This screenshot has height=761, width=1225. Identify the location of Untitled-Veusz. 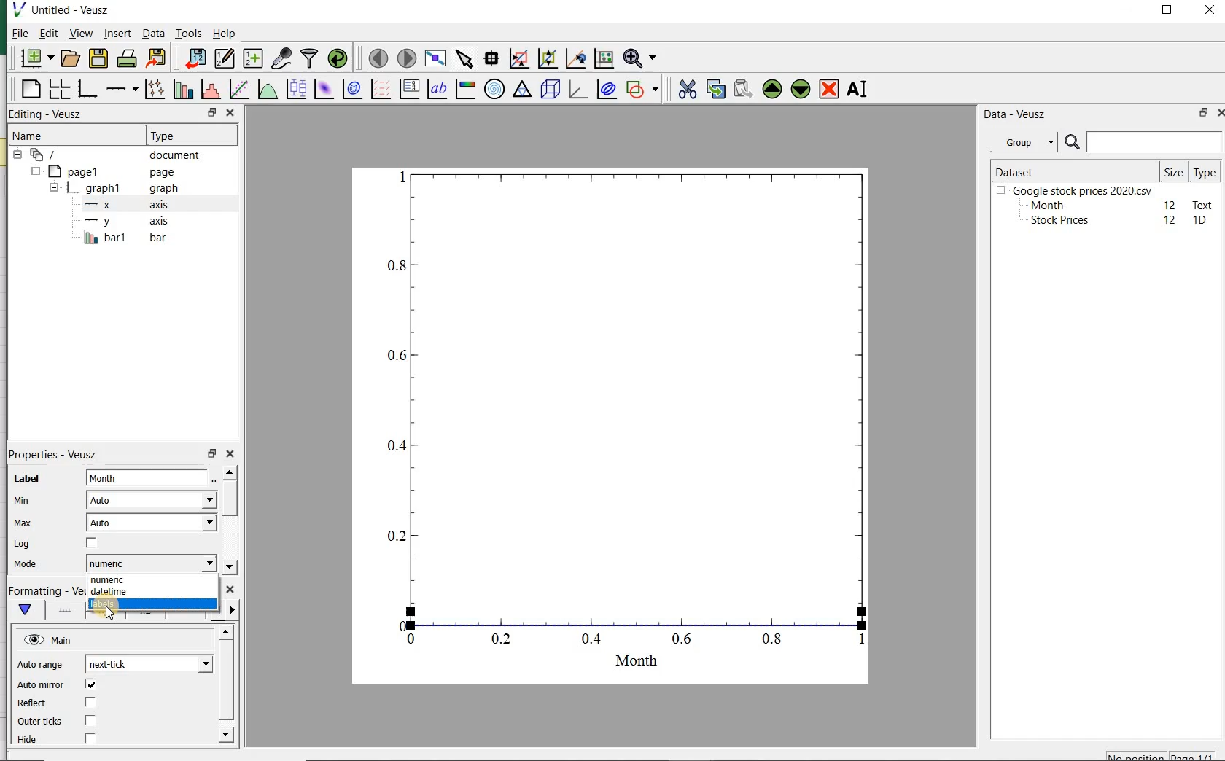
(68, 11).